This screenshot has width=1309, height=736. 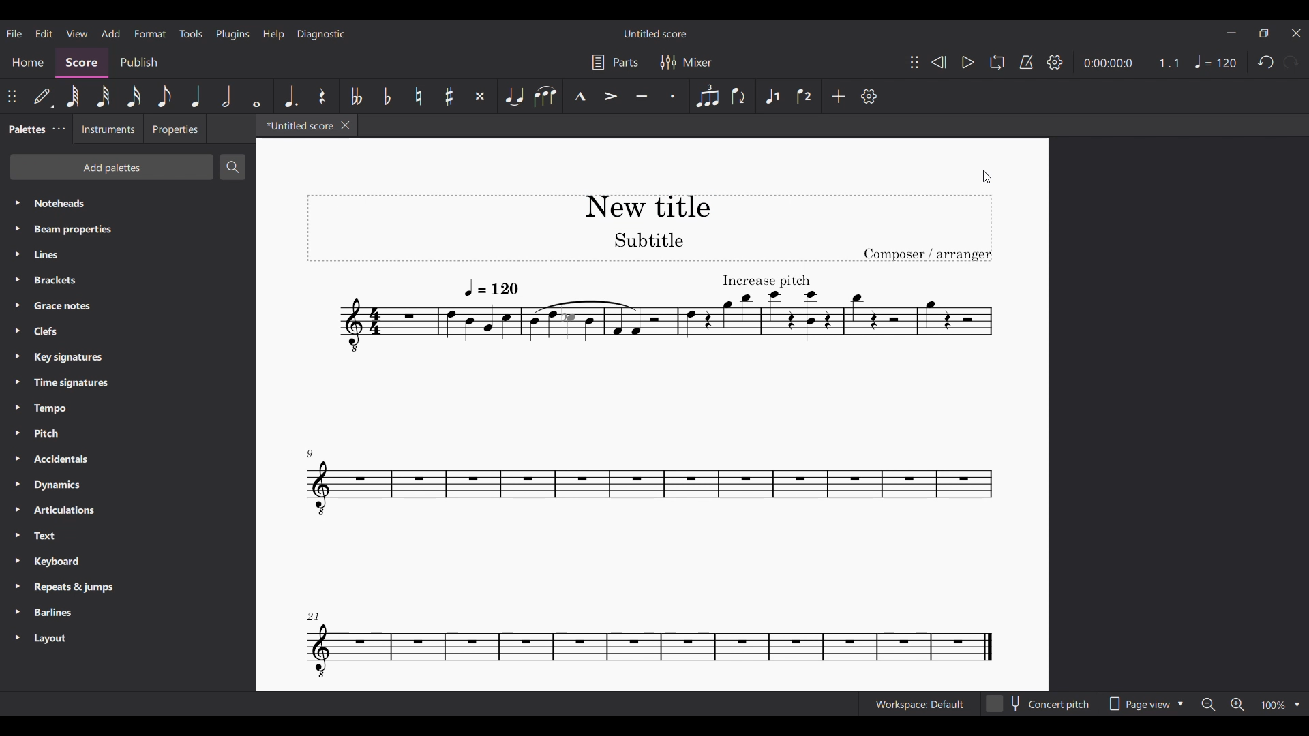 I want to click on Tenuto, so click(x=642, y=96).